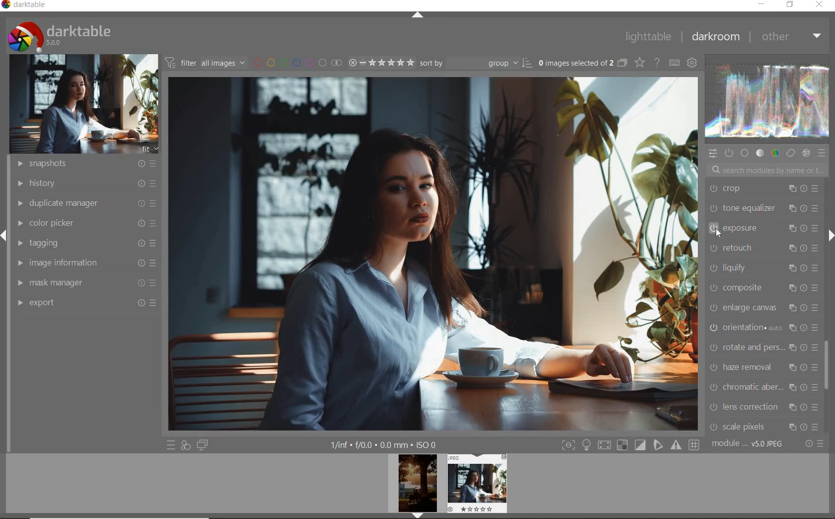 The width and height of the screenshot is (835, 519). I want to click on CHANGE TYPE OF OVERRELAY, so click(639, 62).